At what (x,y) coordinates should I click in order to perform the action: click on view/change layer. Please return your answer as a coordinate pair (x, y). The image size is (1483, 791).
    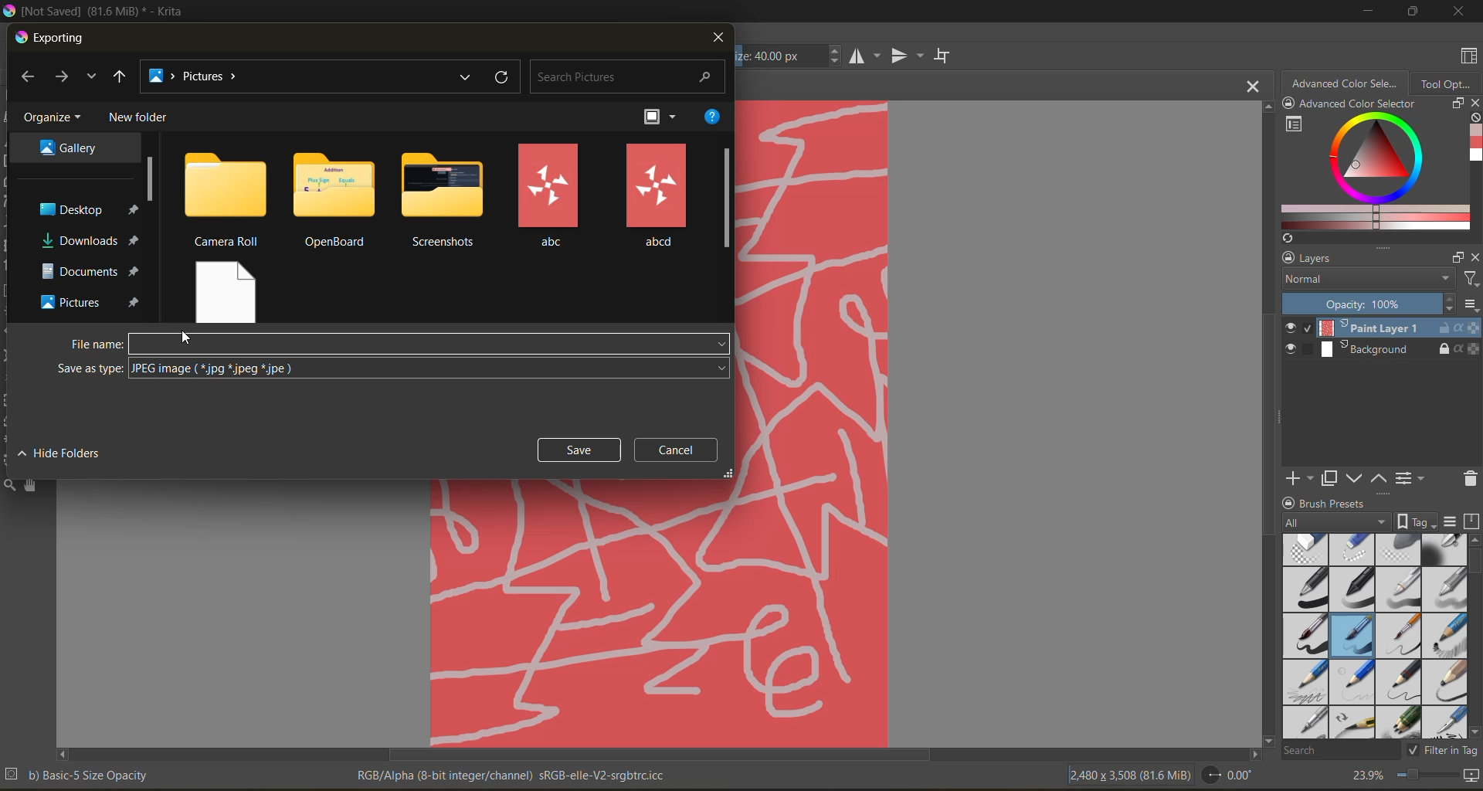
    Looking at the image, I should click on (1414, 477).